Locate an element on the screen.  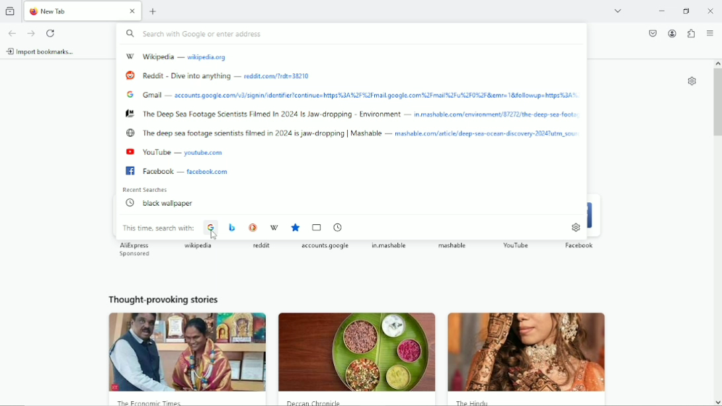
reddit-dive into anything is located at coordinates (190, 75).